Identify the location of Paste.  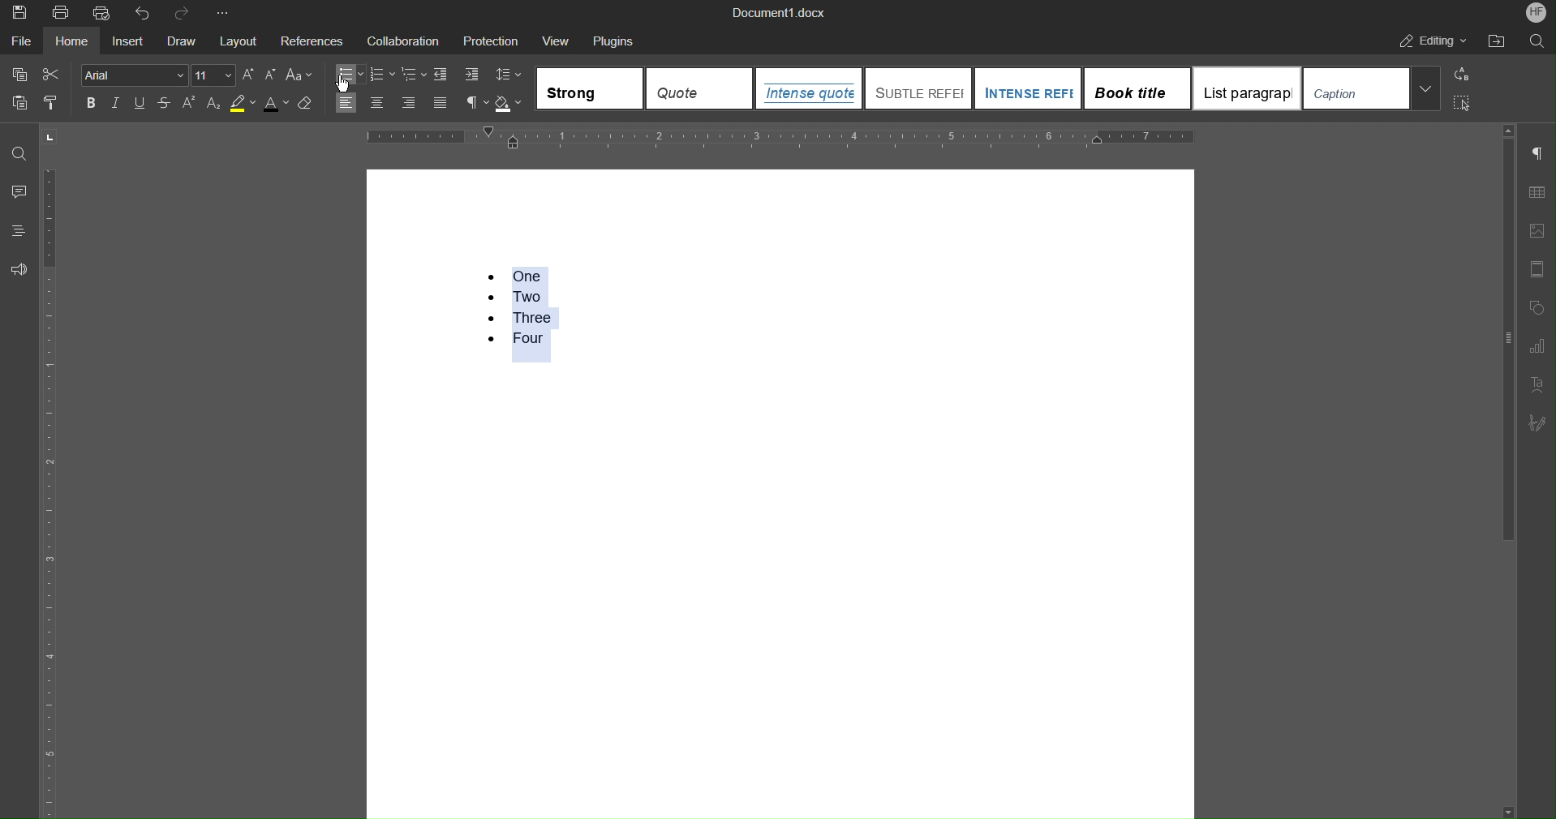
(18, 102).